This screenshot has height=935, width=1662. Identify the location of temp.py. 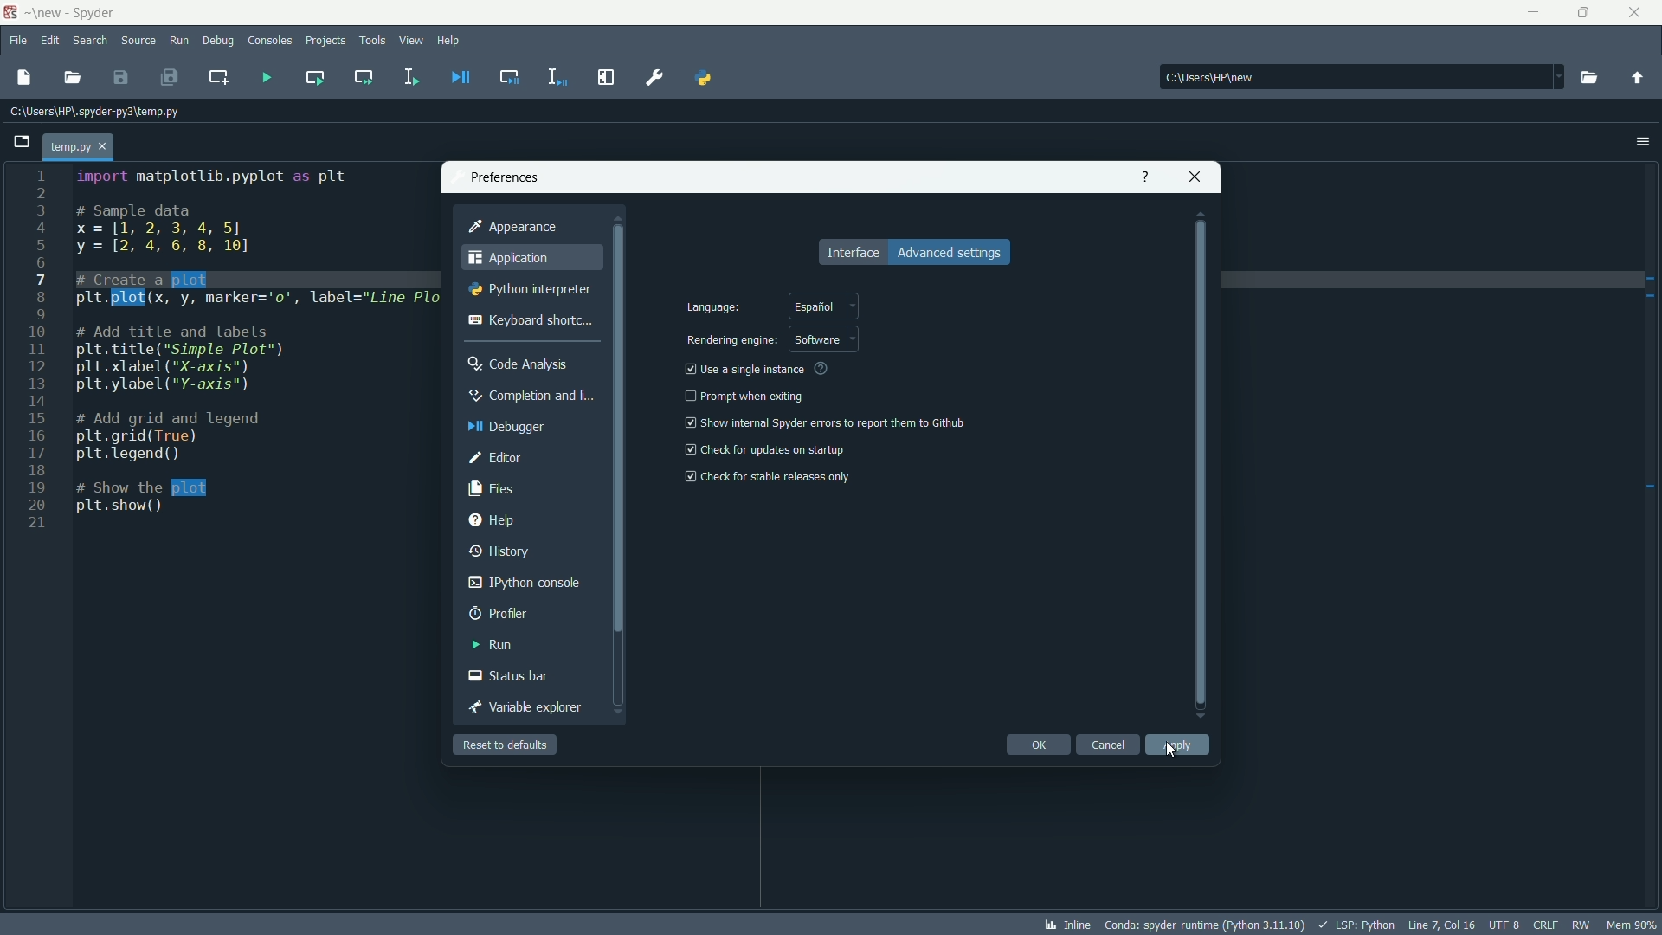
(79, 146).